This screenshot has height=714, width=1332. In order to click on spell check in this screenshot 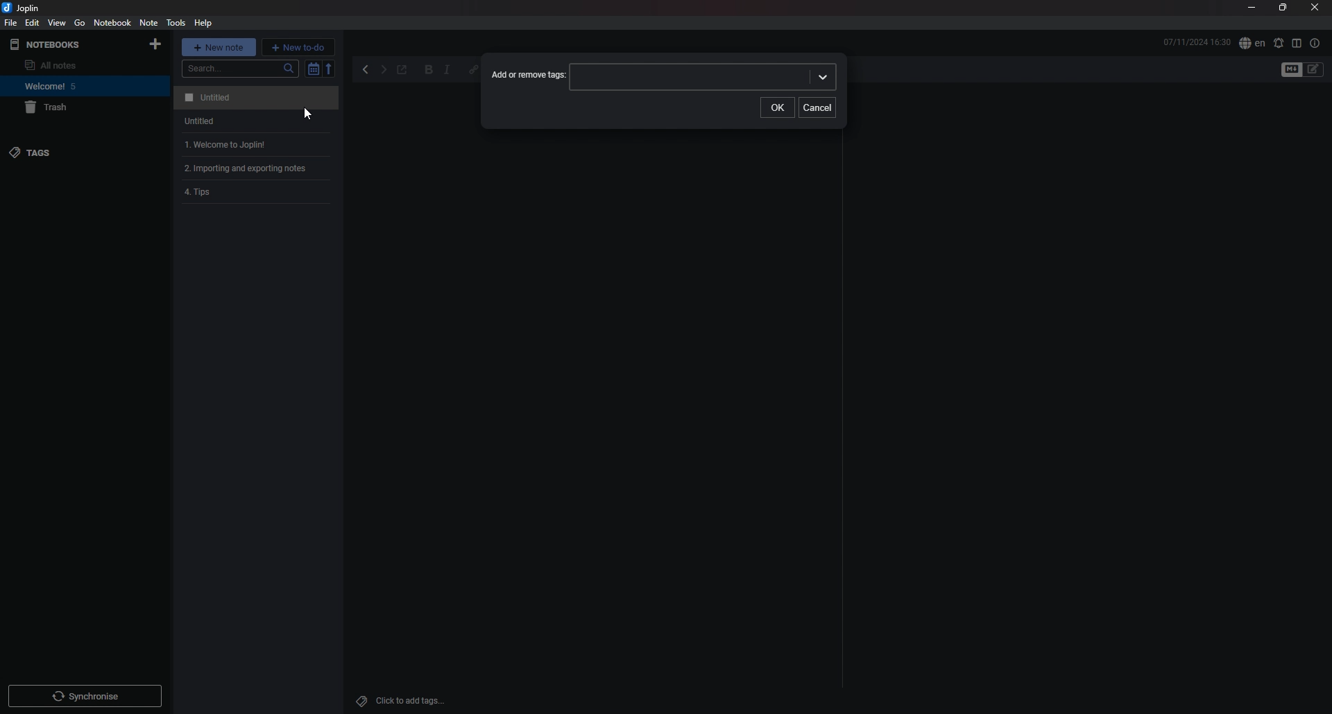, I will do `click(1252, 44)`.